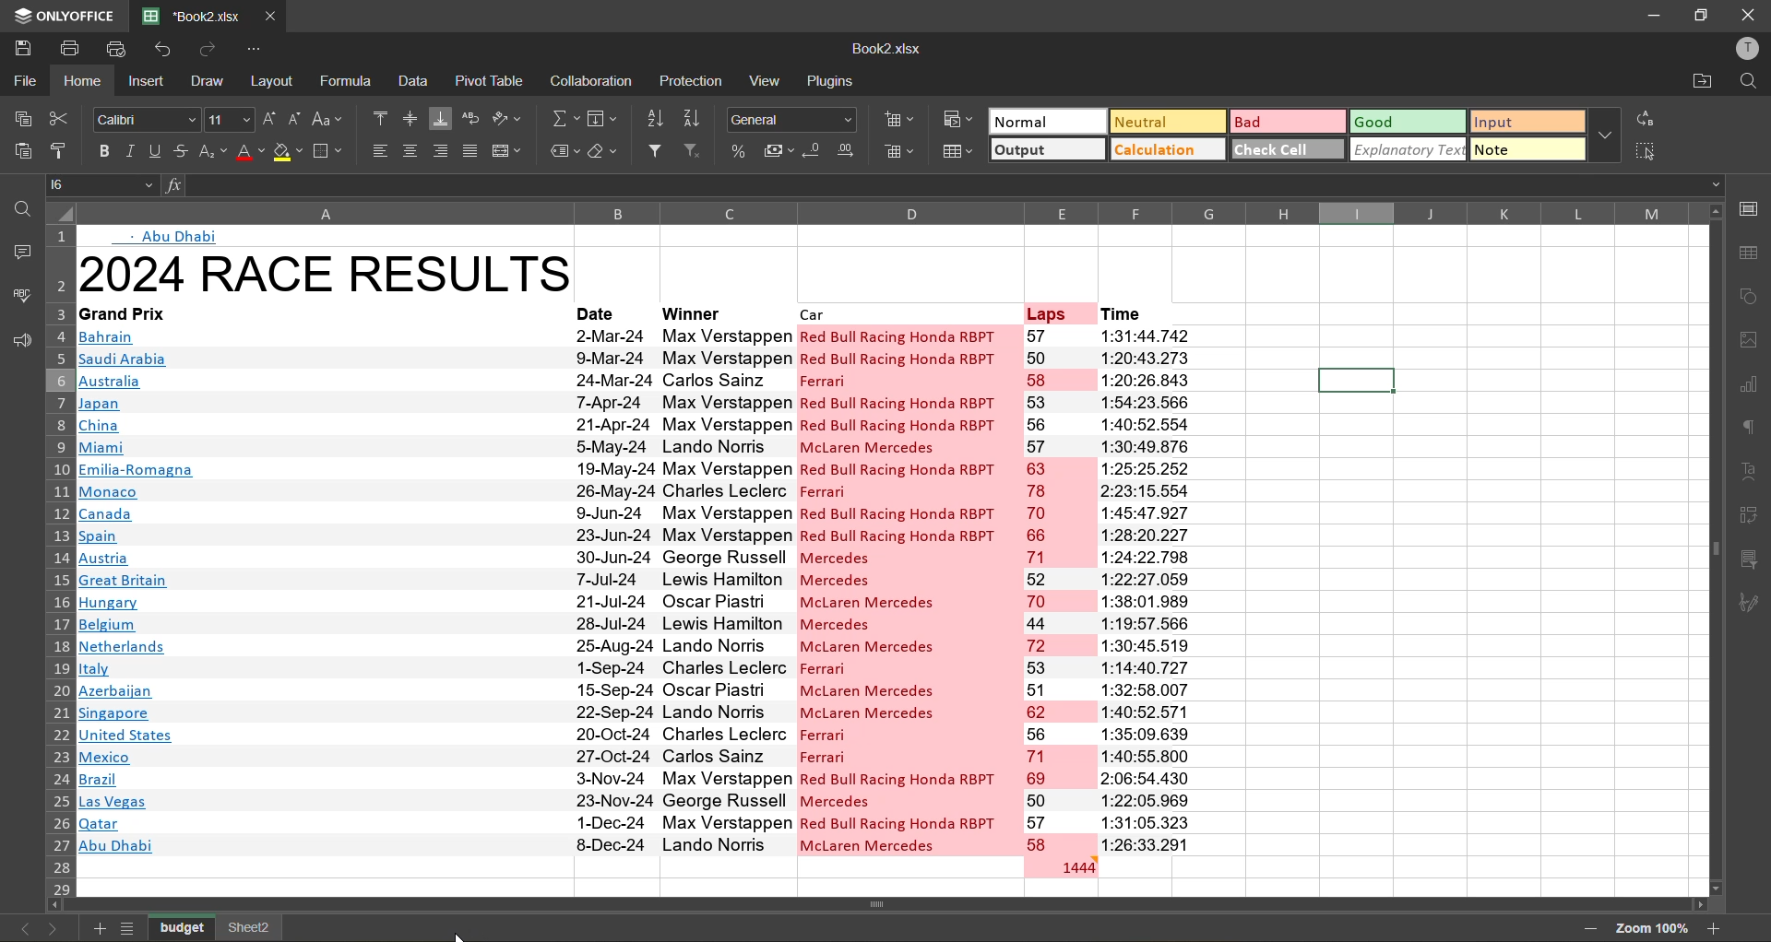  I want to click on find, so click(1745, 83).